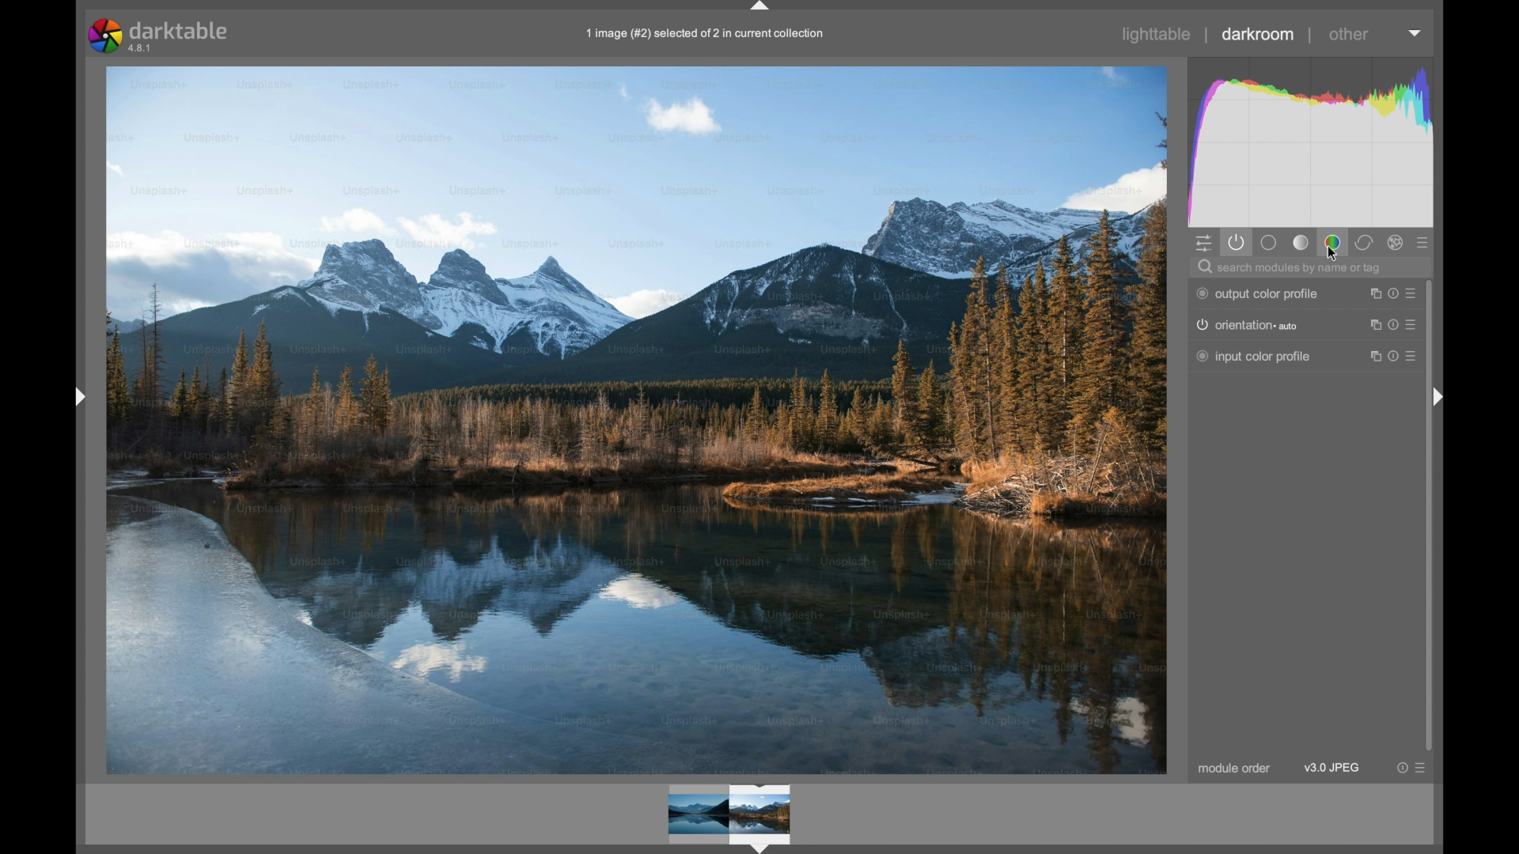 The width and height of the screenshot is (1519, 854). What do you see at coordinates (78, 397) in the screenshot?
I see `drag handle` at bounding box center [78, 397].